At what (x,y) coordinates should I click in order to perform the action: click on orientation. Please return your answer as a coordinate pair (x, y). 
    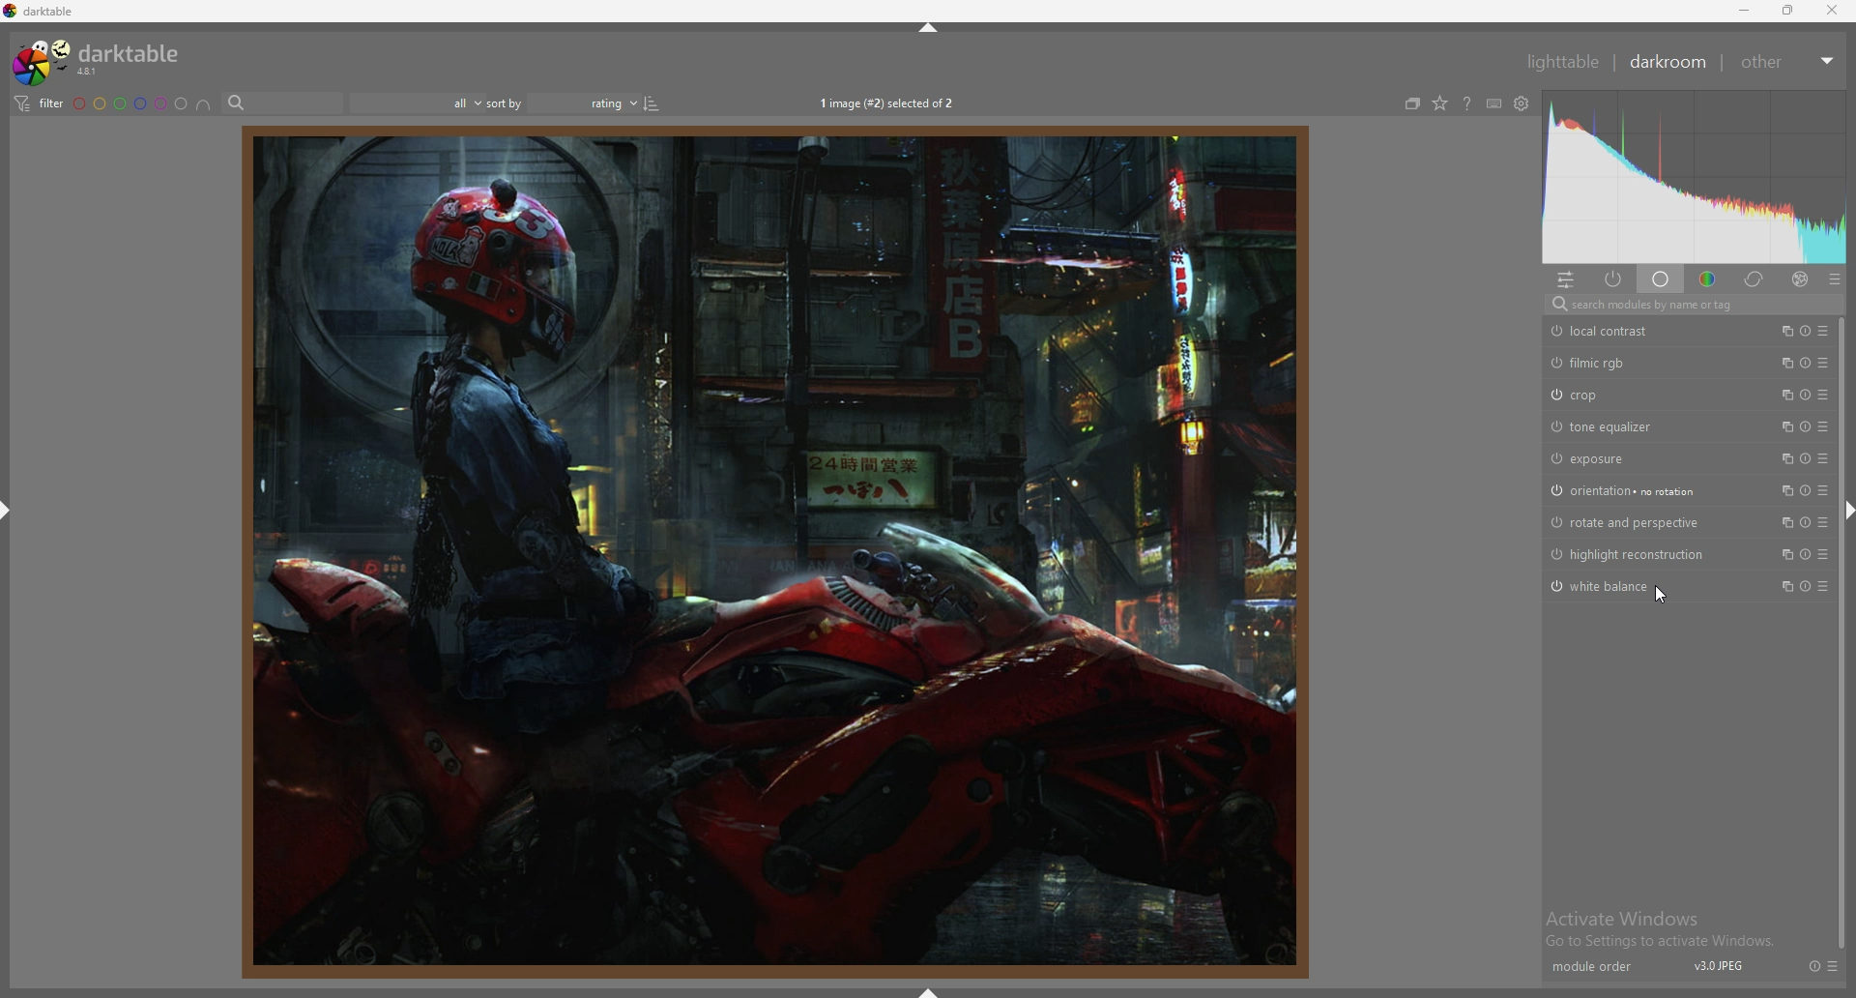
    Looking at the image, I should click on (1626, 492).